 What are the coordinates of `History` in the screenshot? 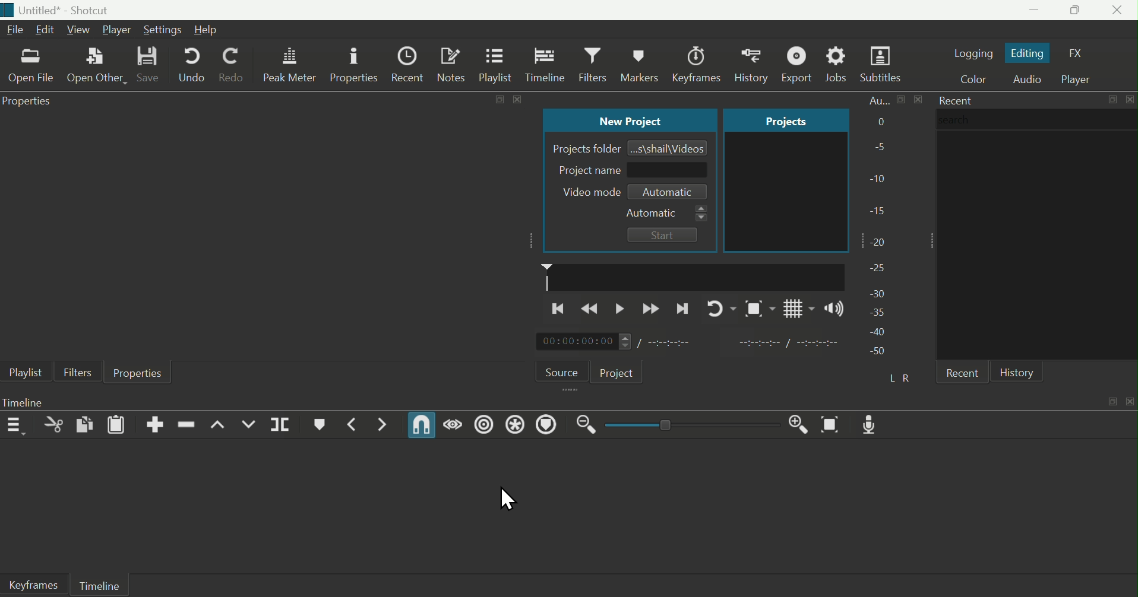 It's located at (641, 62).